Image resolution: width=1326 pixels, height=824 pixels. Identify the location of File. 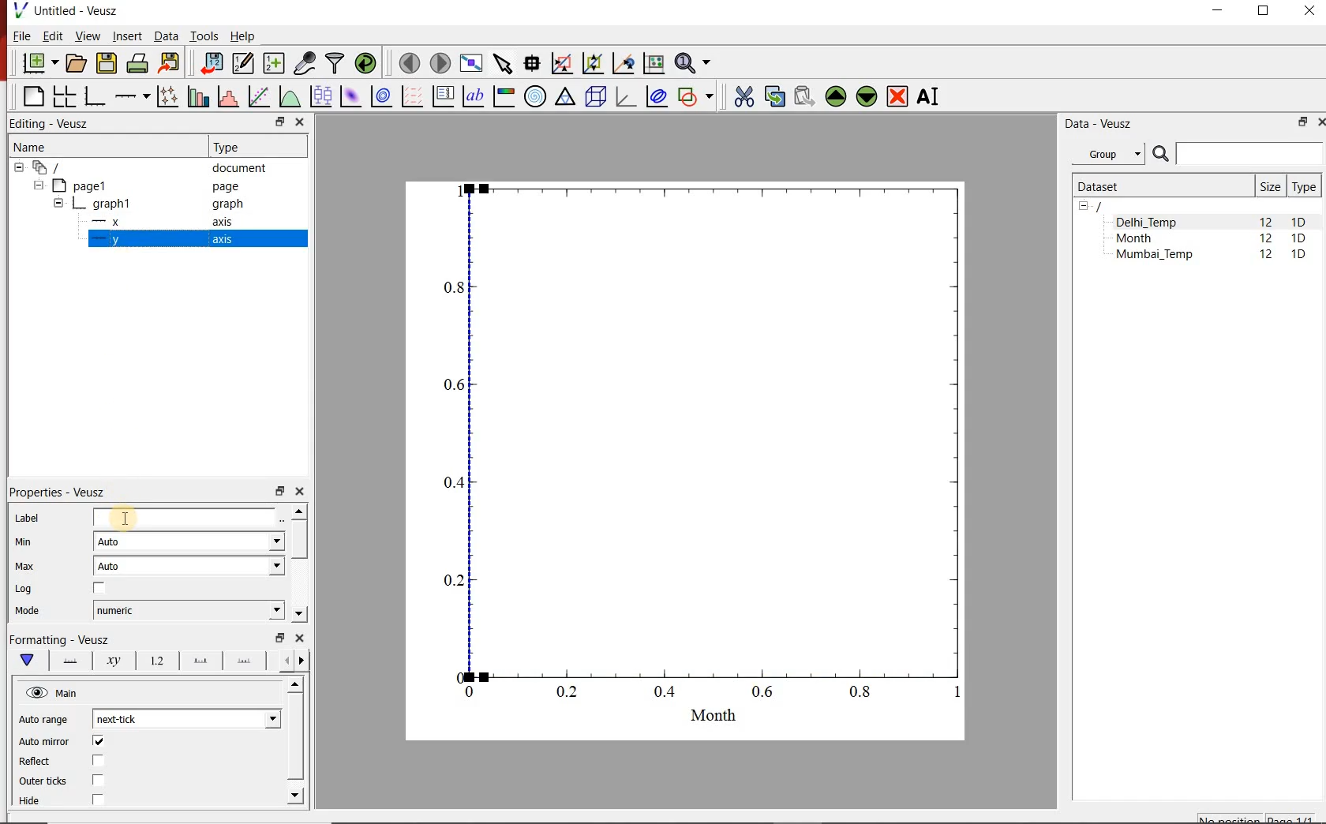
(21, 36).